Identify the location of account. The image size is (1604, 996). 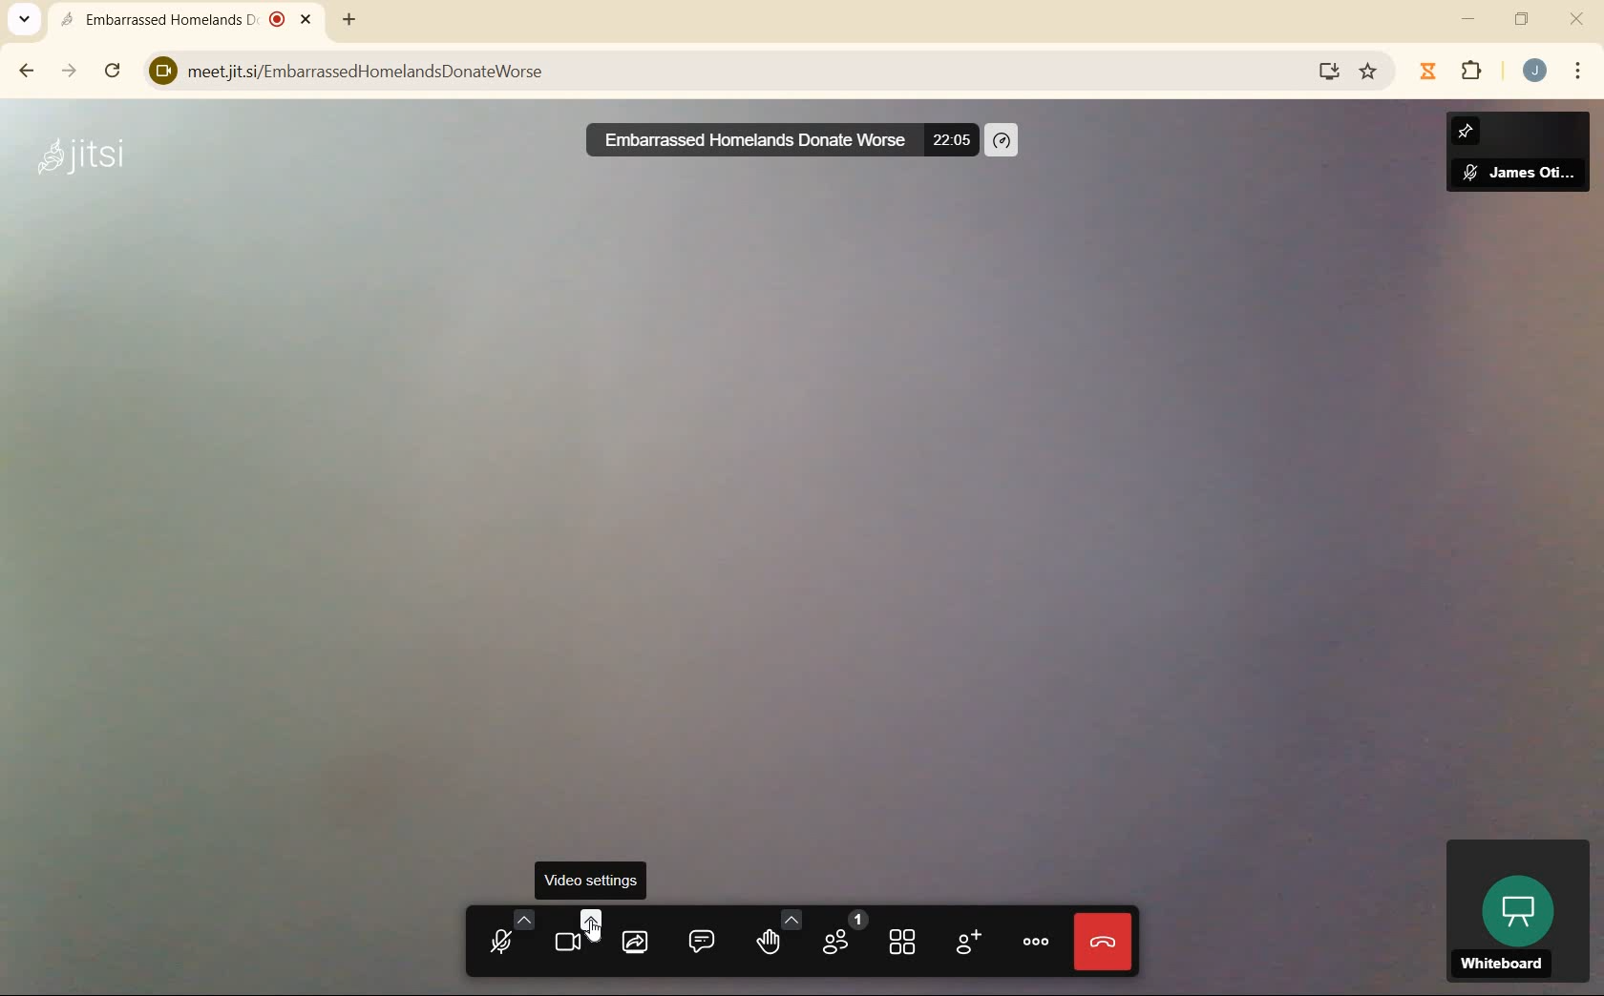
(1534, 70).